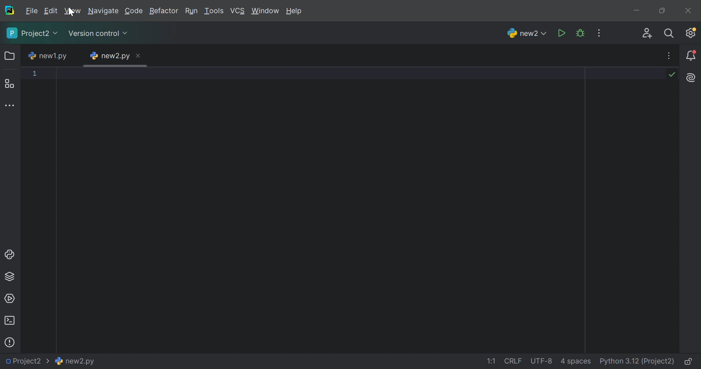 This screenshot has height=369, width=701. Describe the element at coordinates (667, 56) in the screenshot. I see `Recent files, tab actions, and more` at that location.